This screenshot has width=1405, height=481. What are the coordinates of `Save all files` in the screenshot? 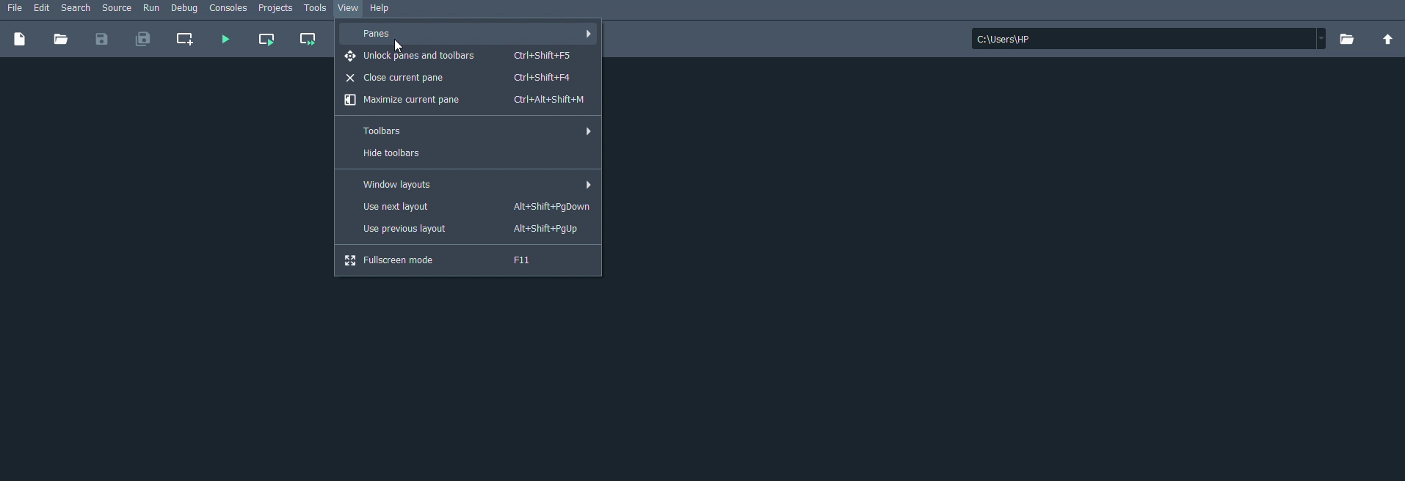 It's located at (144, 39).